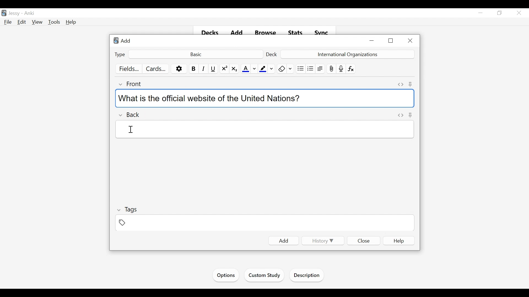  What do you see at coordinates (282, 241) in the screenshot?
I see `Add` at bounding box center [282, 241].